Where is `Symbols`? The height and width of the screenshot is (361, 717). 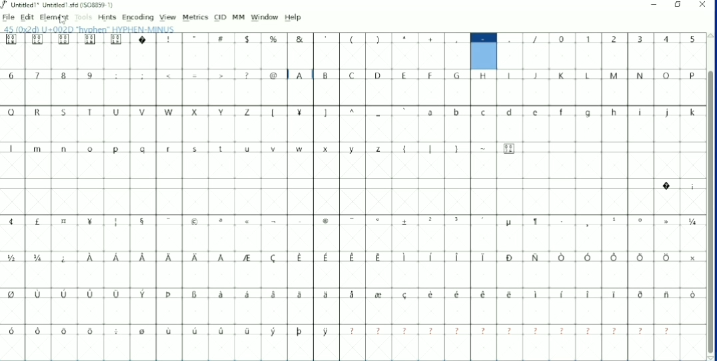
Symbols is located at coordinates (352, 257).